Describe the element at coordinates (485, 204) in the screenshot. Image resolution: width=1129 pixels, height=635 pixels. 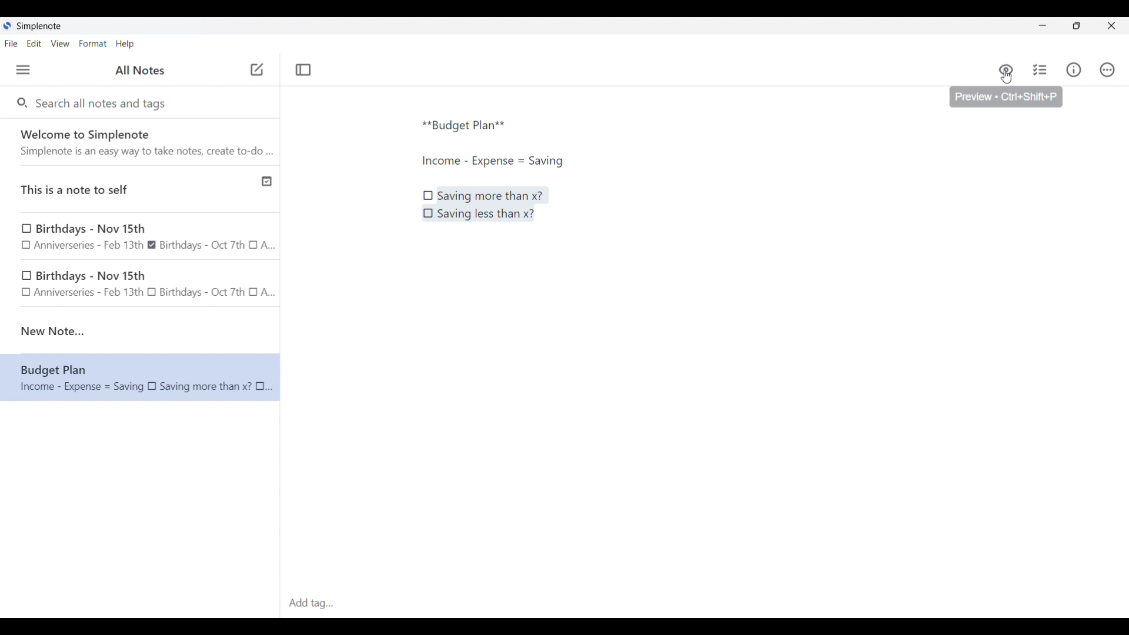
I see `Selected text converted to checklist` at that location.